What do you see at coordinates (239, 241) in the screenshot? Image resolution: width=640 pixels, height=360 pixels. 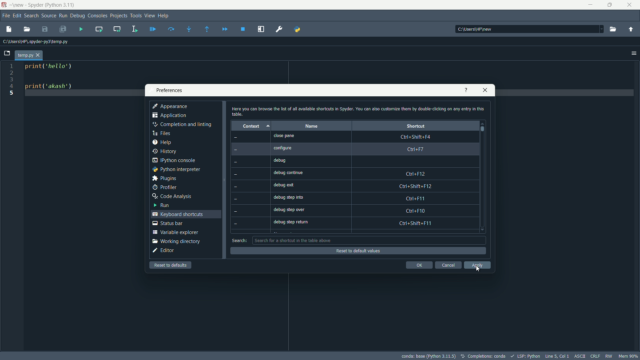 I see `search` at bounding box center [239, 241].